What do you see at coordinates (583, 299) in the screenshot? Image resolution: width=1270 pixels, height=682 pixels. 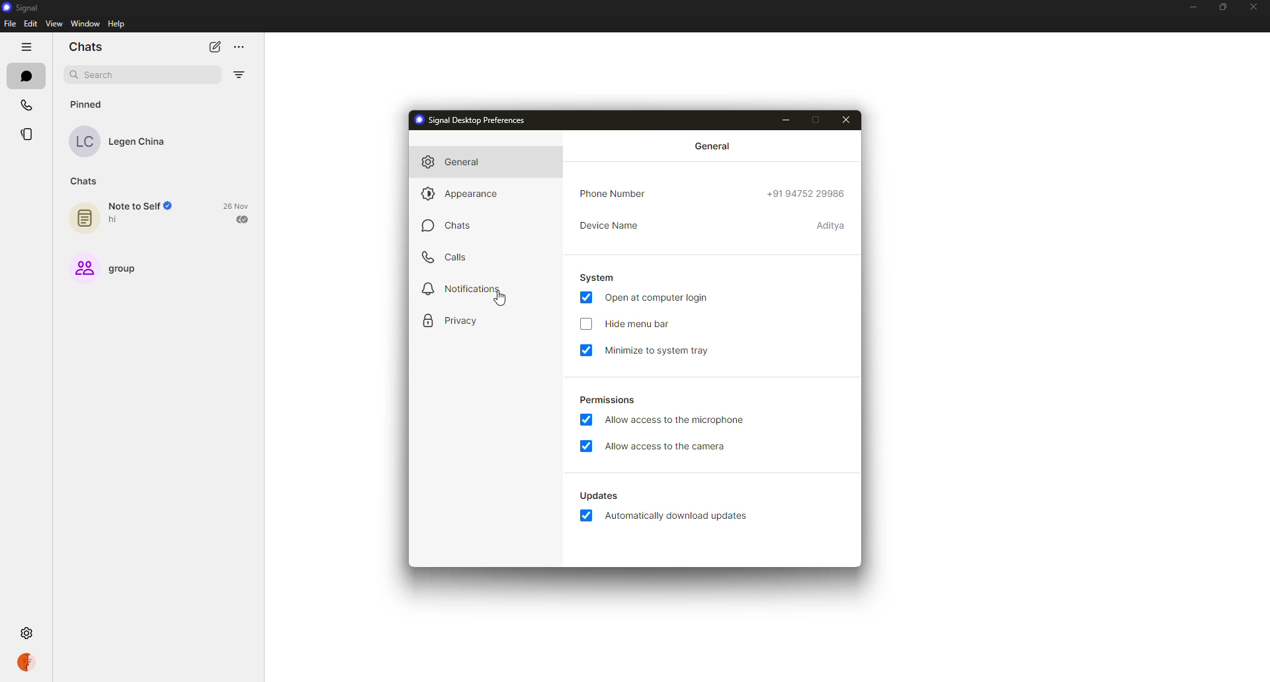 I see `enabled` at bounding box center [583, 299].